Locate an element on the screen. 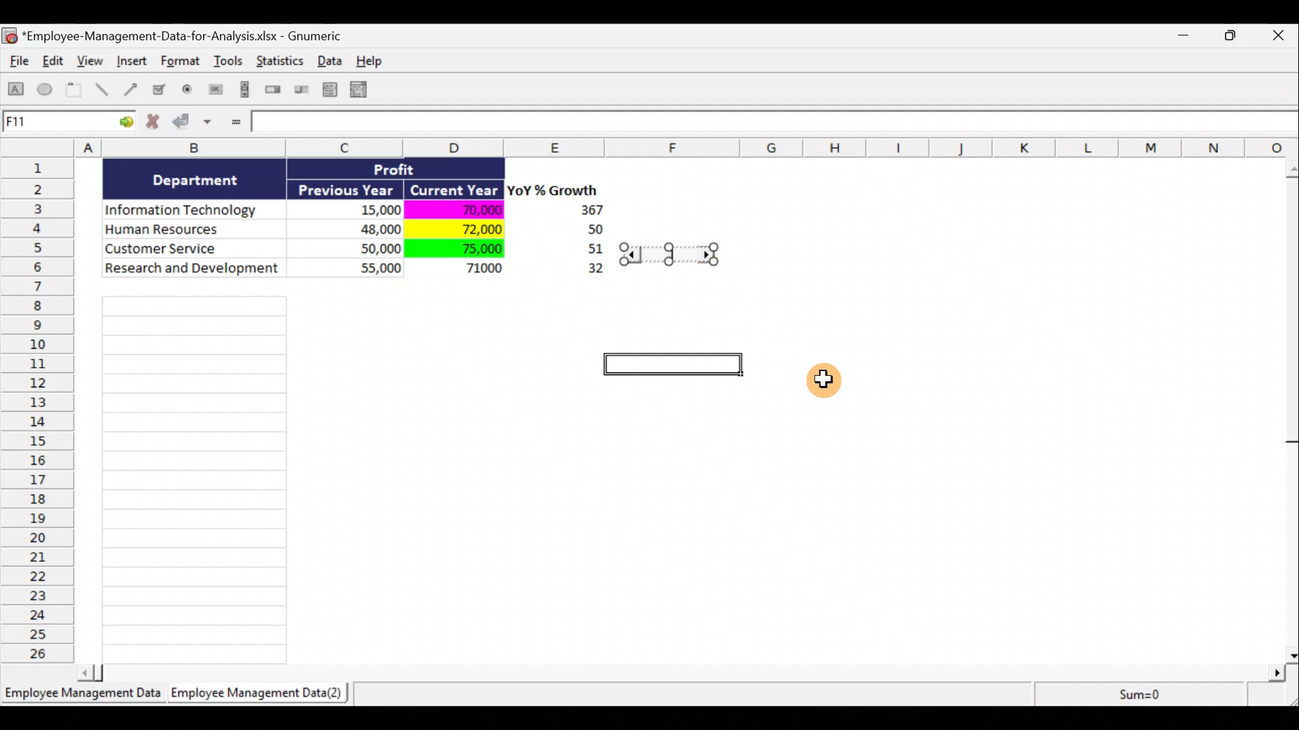 The height and width of the screenshot is (730, 1299). Statistics is located at coordinates (281, 65).